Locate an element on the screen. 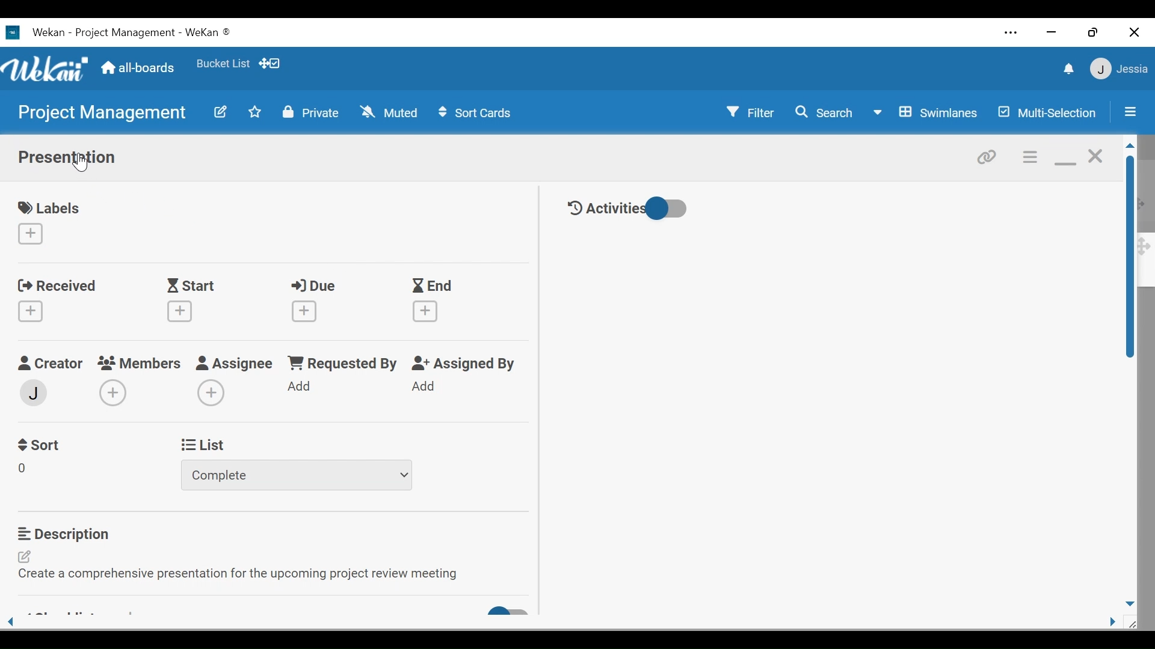 This screenshot has width=1155, height=649. Add Assigness is located at coordinates (211, 393).